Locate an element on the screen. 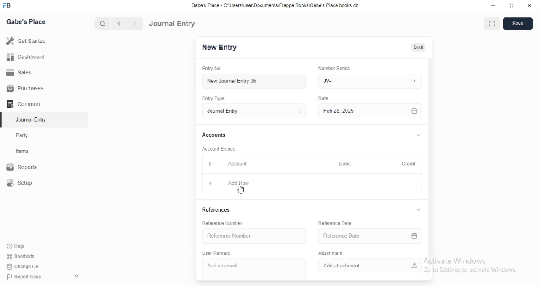 The width and height of the screenshot is (539, 286). Reference Date is located at coordinates (360, 236).